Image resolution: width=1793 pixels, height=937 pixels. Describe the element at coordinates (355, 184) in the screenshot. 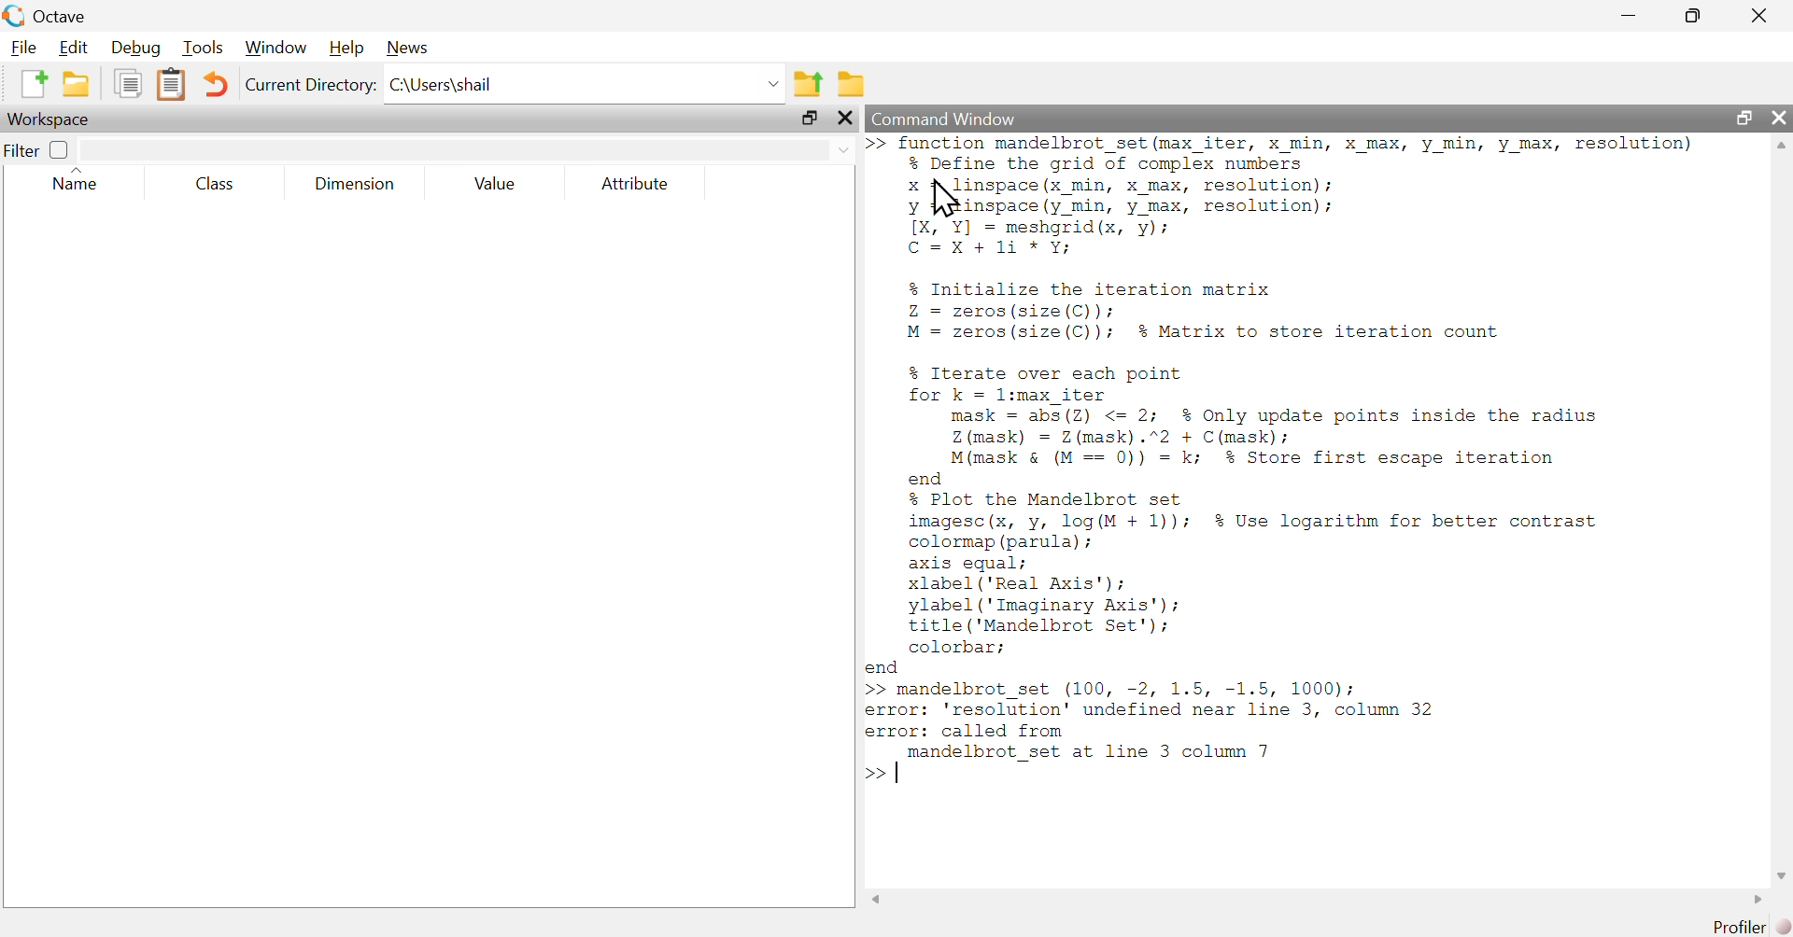

I see `Dimension` at that location.